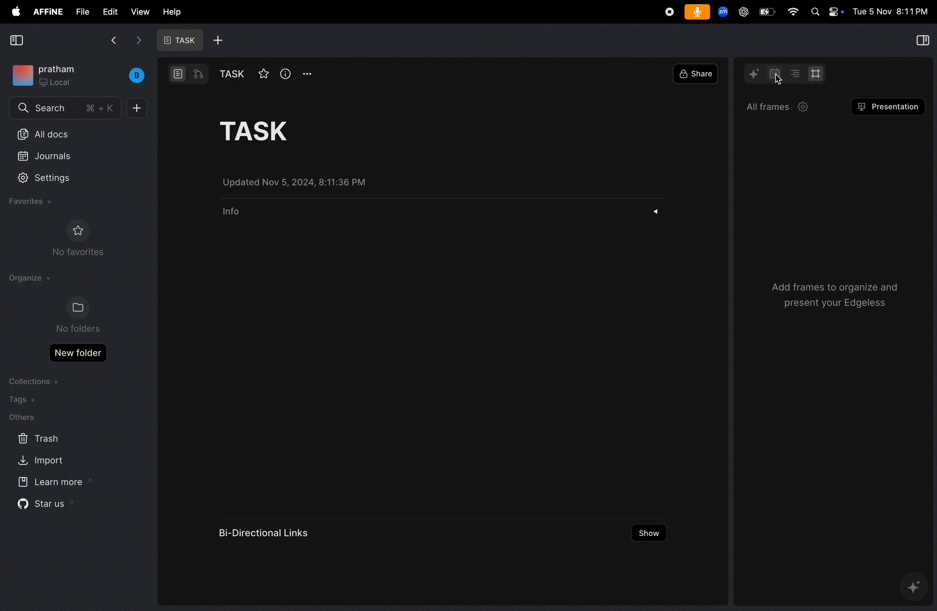 Image resolution: width=937 pixels, height=611 pixels. What do you see at coordinates (307, 74) in the screenshot?
I see `opyions` at bounding box center [307, 74].